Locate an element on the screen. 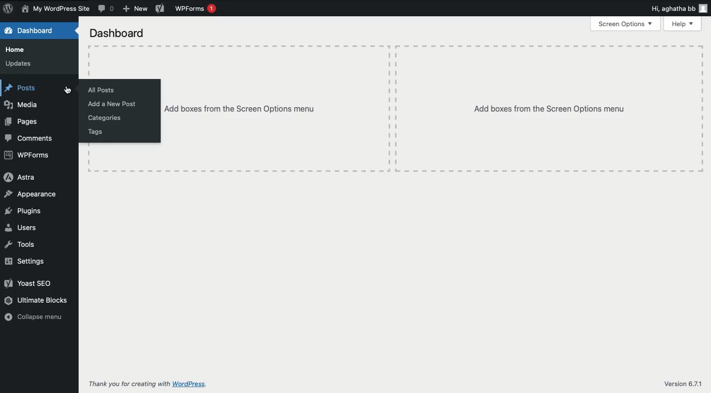 Image resolution: width=711 pixels, height=393 pixels. New is located at coordinates (134, 8).